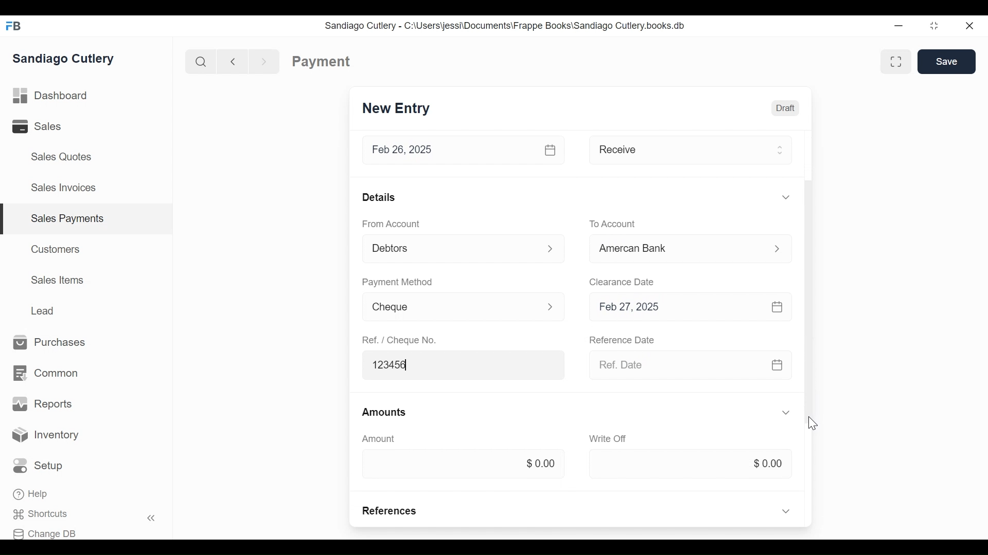 Image resolution: width=988 pixels, height=555 pixels. What do you see at coordinates (264, 61) in the screenshot?
I see `Navigate forward` at bounding box center [264, 61].